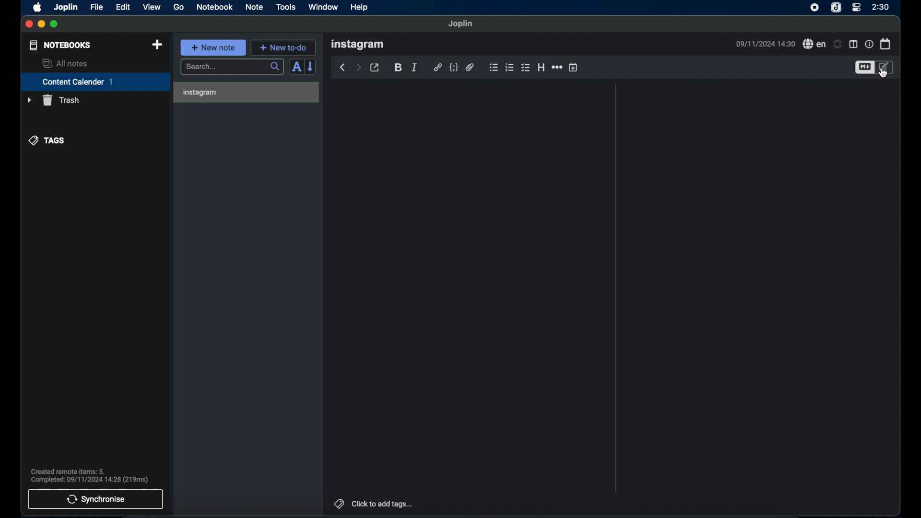 This screenshot has width=921, height=518. What do you see at coordinates (358, 67) in the screenshot?
I see `forward` at bounding box center [358, 67].